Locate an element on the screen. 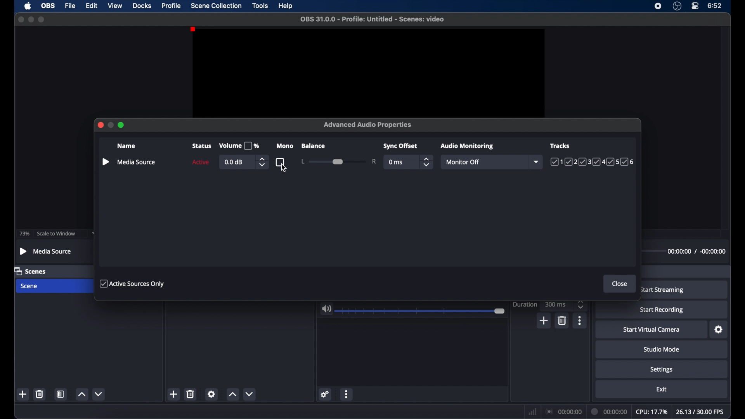 The image size is (745, 419). 300 ms is located at coordinates (556, 304).